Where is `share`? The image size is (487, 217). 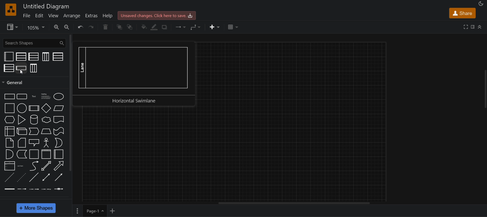 share is located at coordinates (463, 13).